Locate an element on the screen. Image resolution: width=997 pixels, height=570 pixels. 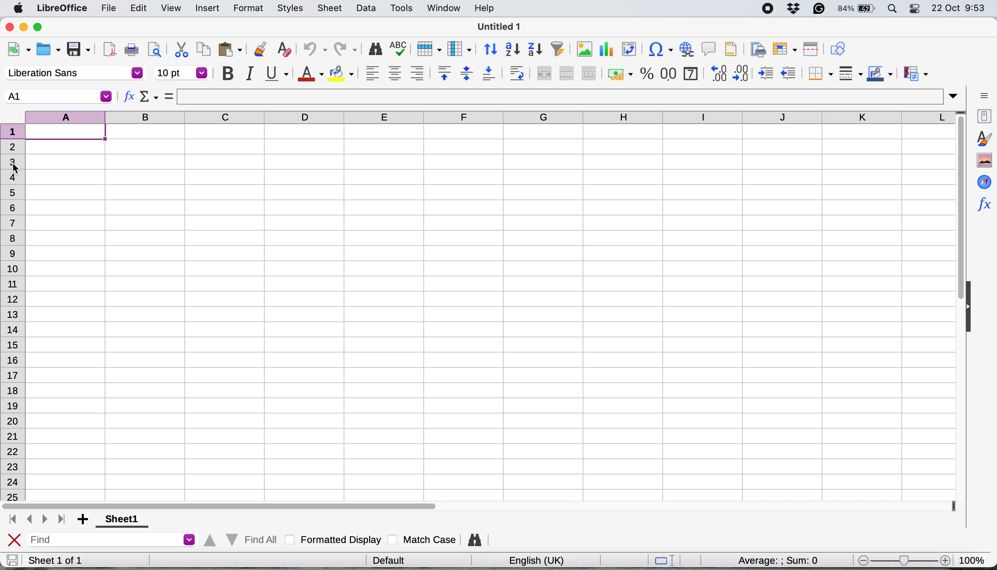
minimise is located at coordinates (25, 27).